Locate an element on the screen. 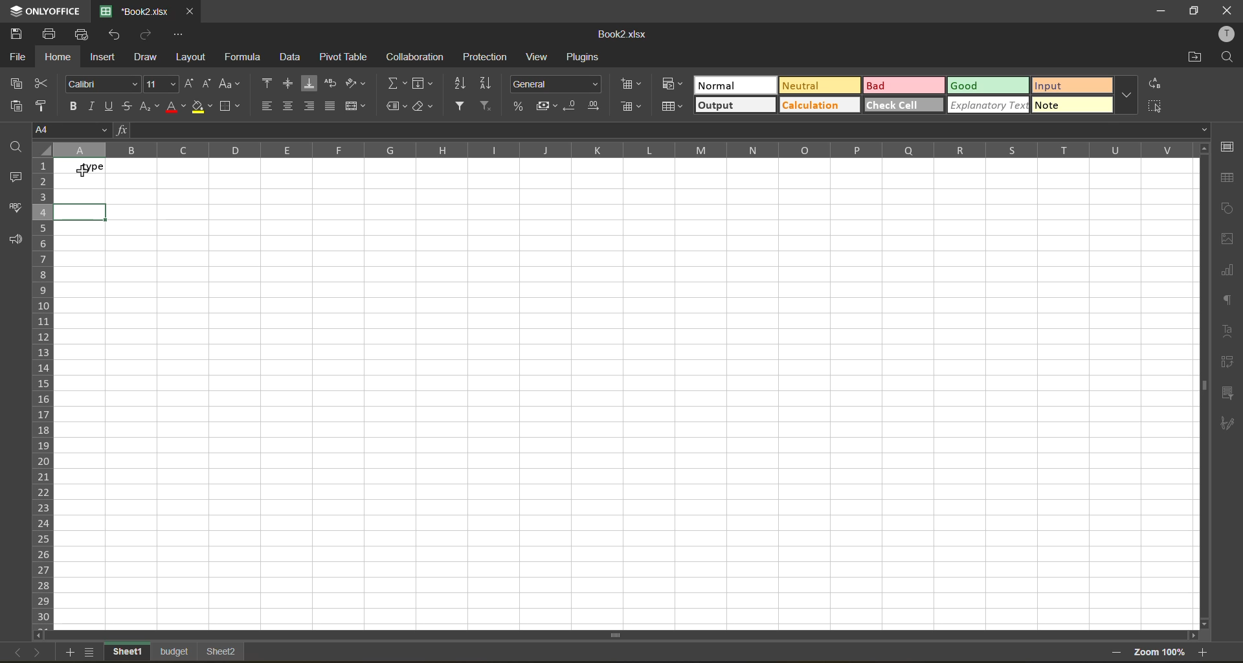 The image size is (1243, 663). strikethrough is located at coordinates (127, 105).